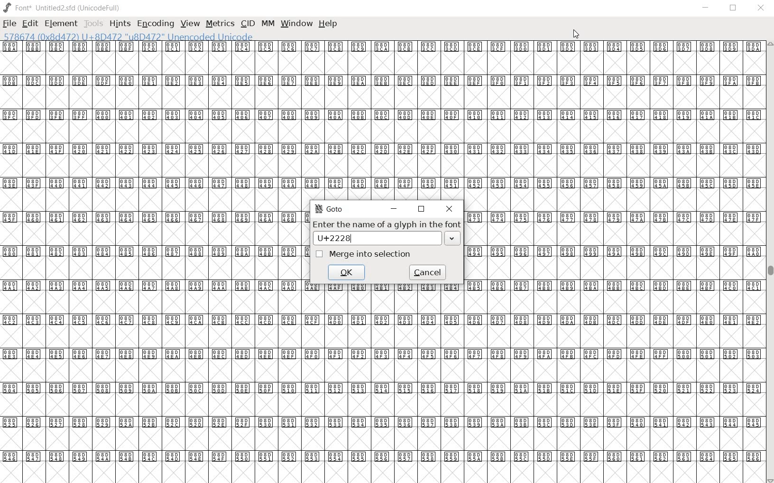  What do you see at coordinates (267, 23) in the screenshot?
I see `mm` at bounding box center [267, 23].